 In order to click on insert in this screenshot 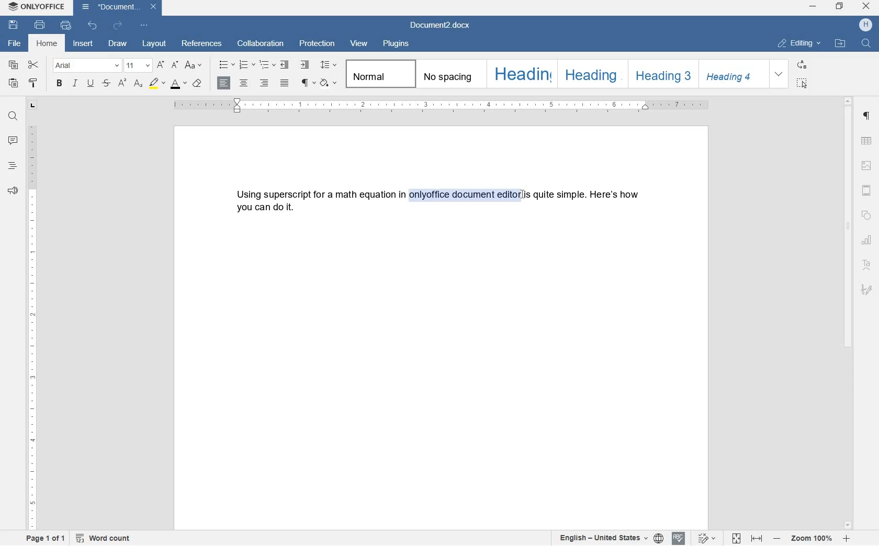, I will do `click(85, 43)`.